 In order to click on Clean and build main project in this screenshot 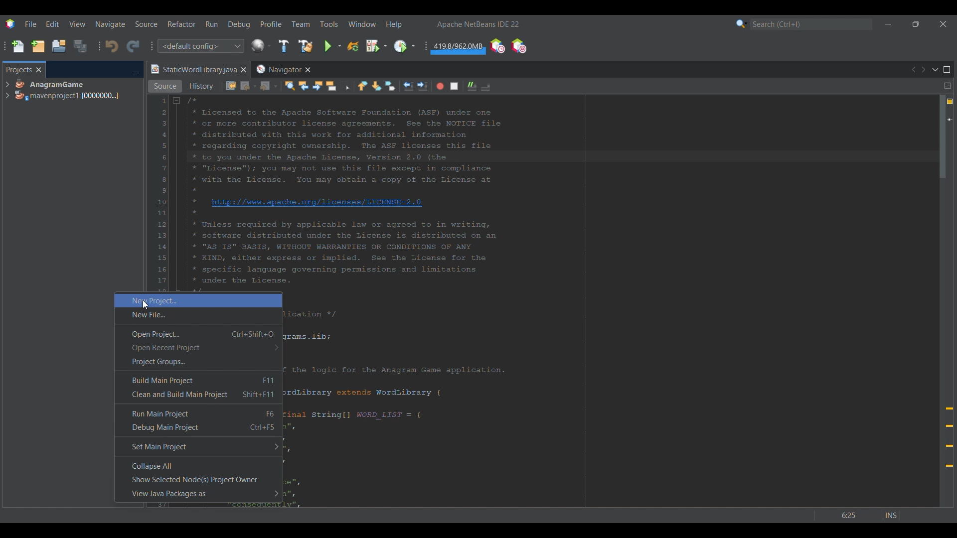, I will do `click(305, 46)`.